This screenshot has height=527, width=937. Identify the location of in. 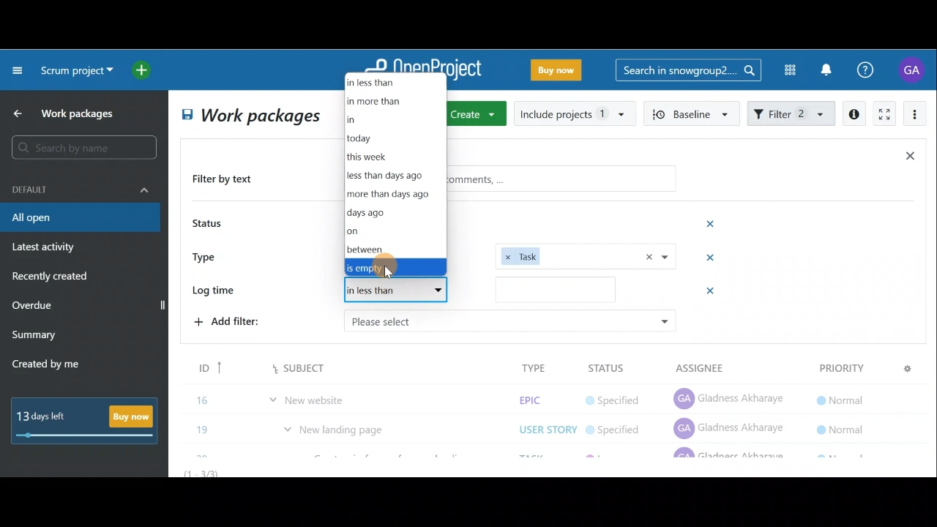
(370, 122).